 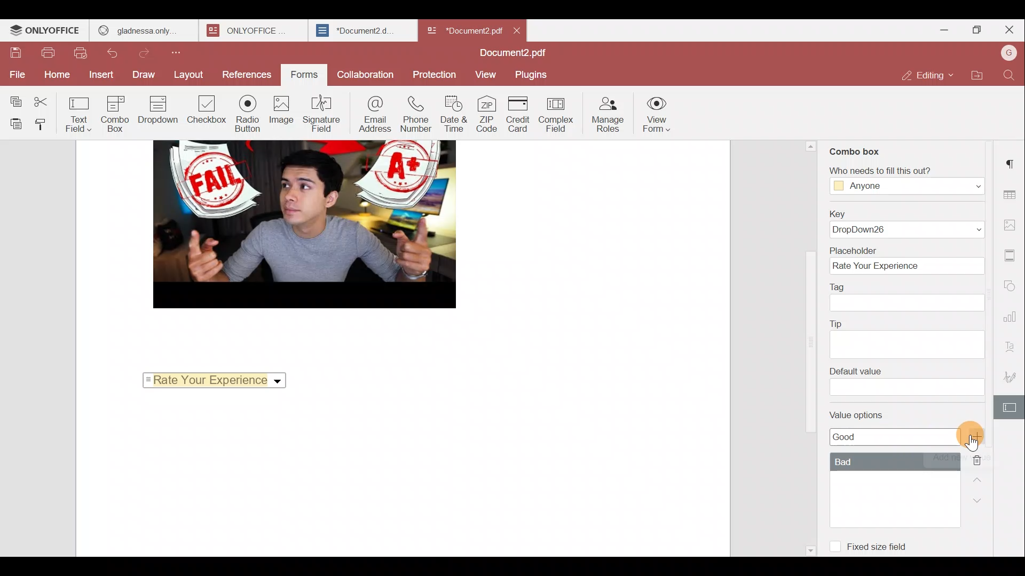 What do you see at coordinates (248, 114) in the screenshot?
I see `Radio` at bounding box center [248, 114].